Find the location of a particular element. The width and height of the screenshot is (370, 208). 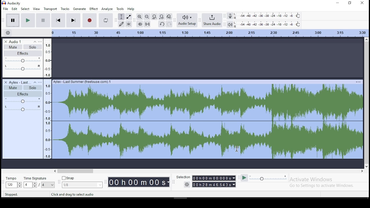

view is located at coordinates (37, 9).